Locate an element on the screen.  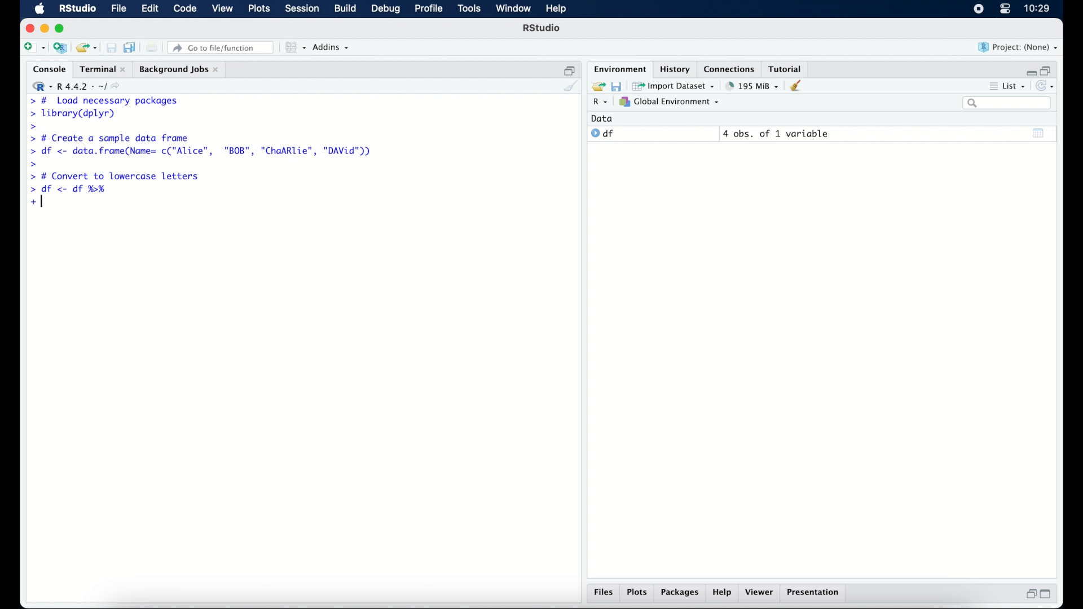
addins is located at coordinates (331, 48).